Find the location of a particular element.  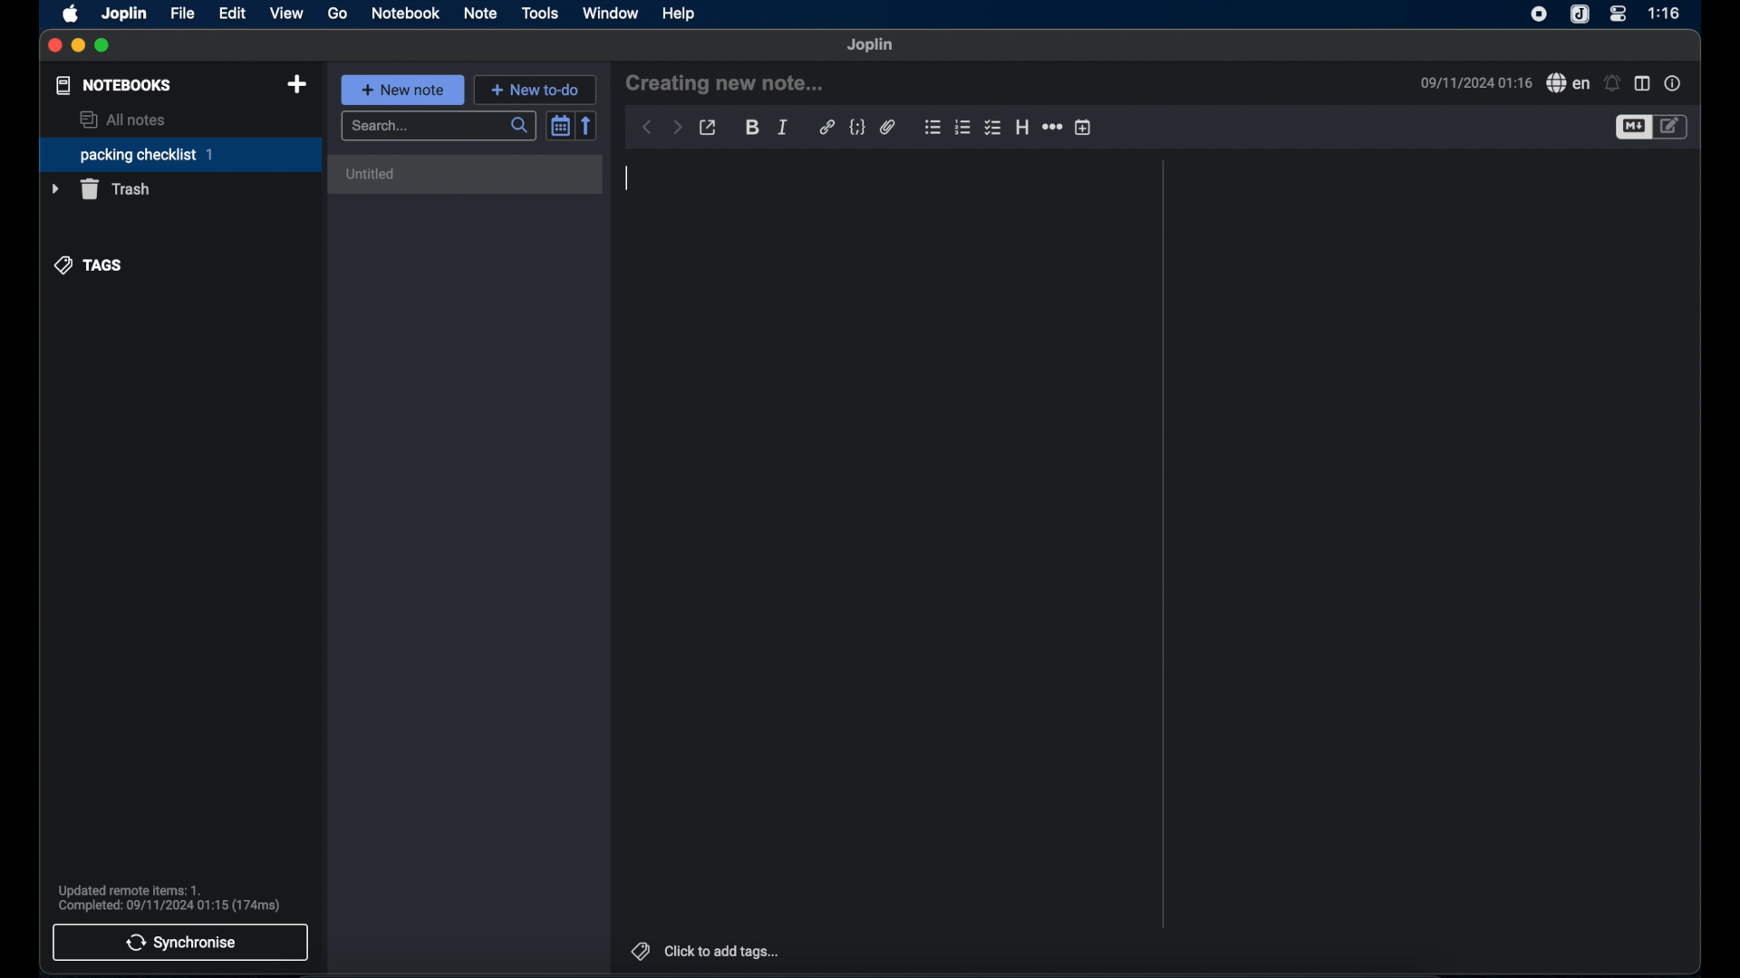

1:16 is located at coordinates (1666, 14).